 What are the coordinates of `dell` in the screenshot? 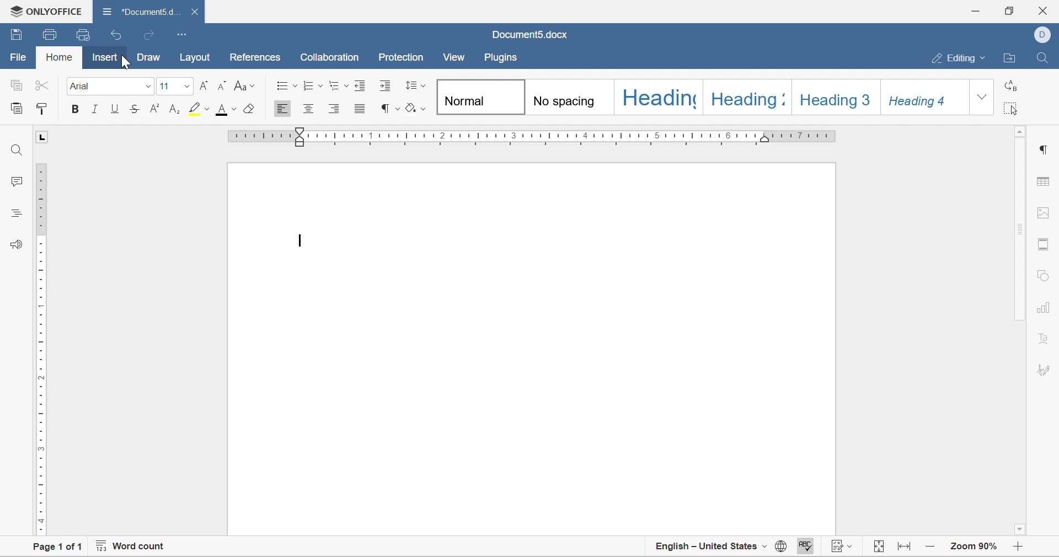 It's located at (1044, 35).